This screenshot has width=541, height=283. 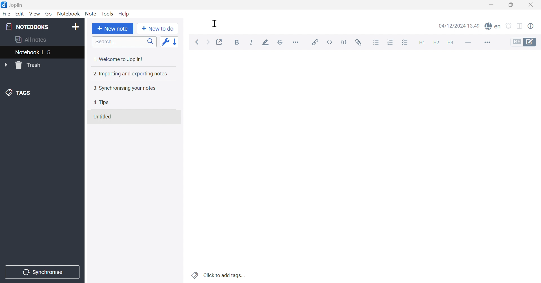 I want to click on spell checker, so click(x=494, y=26).